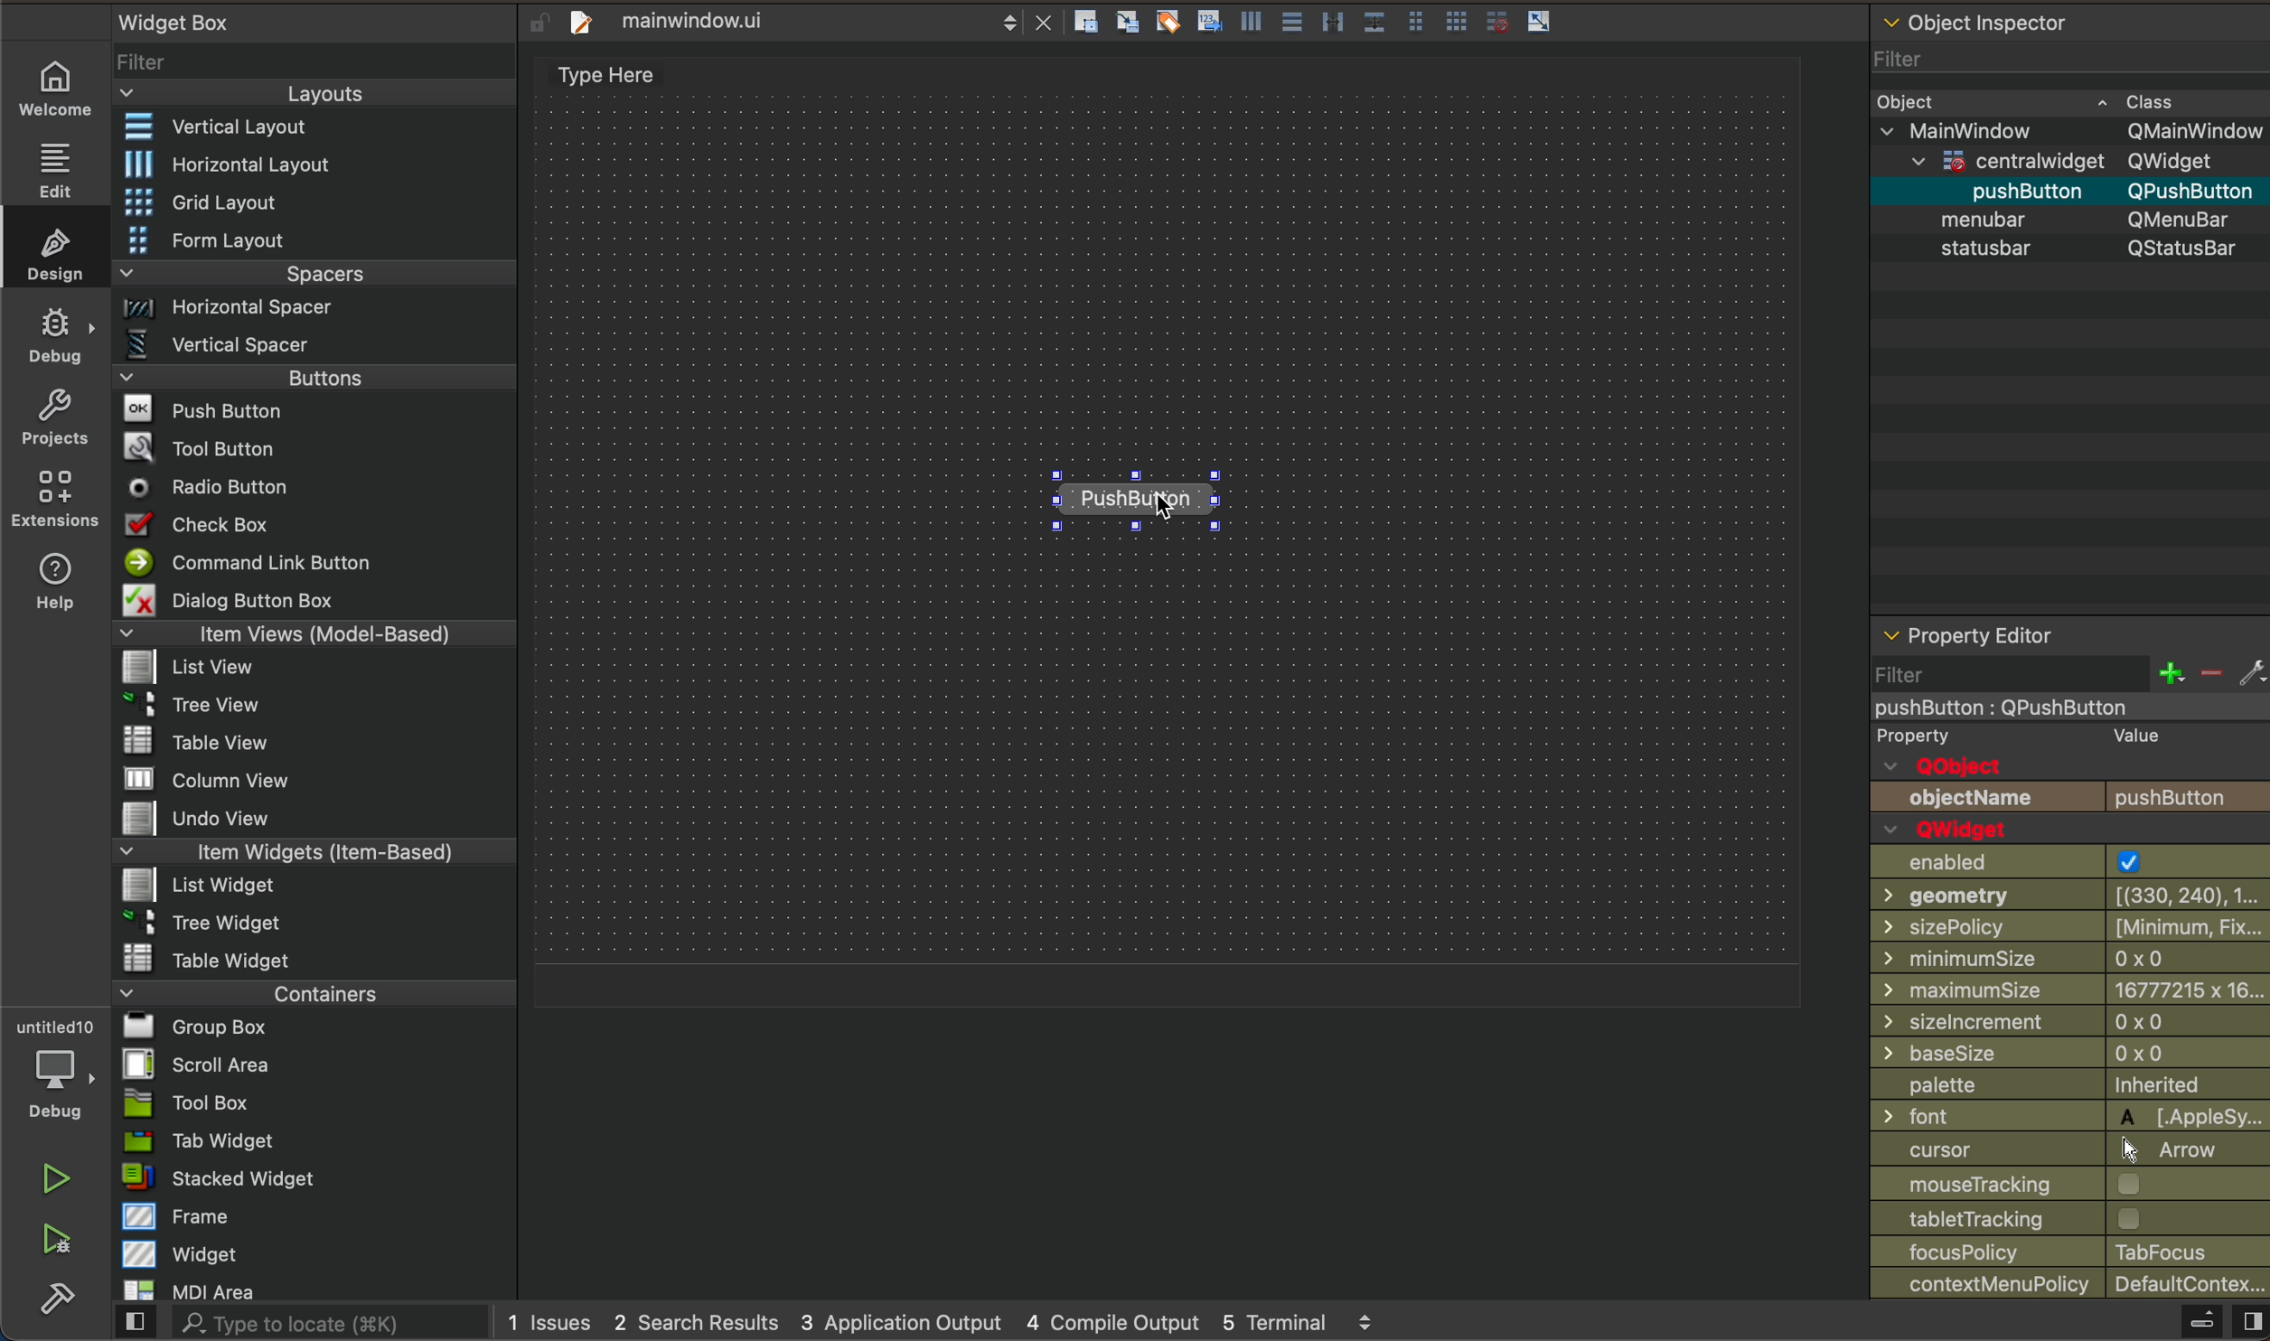  Describe the element at coordinates (312, 924) in the screenshot. I see `tree` at that location.